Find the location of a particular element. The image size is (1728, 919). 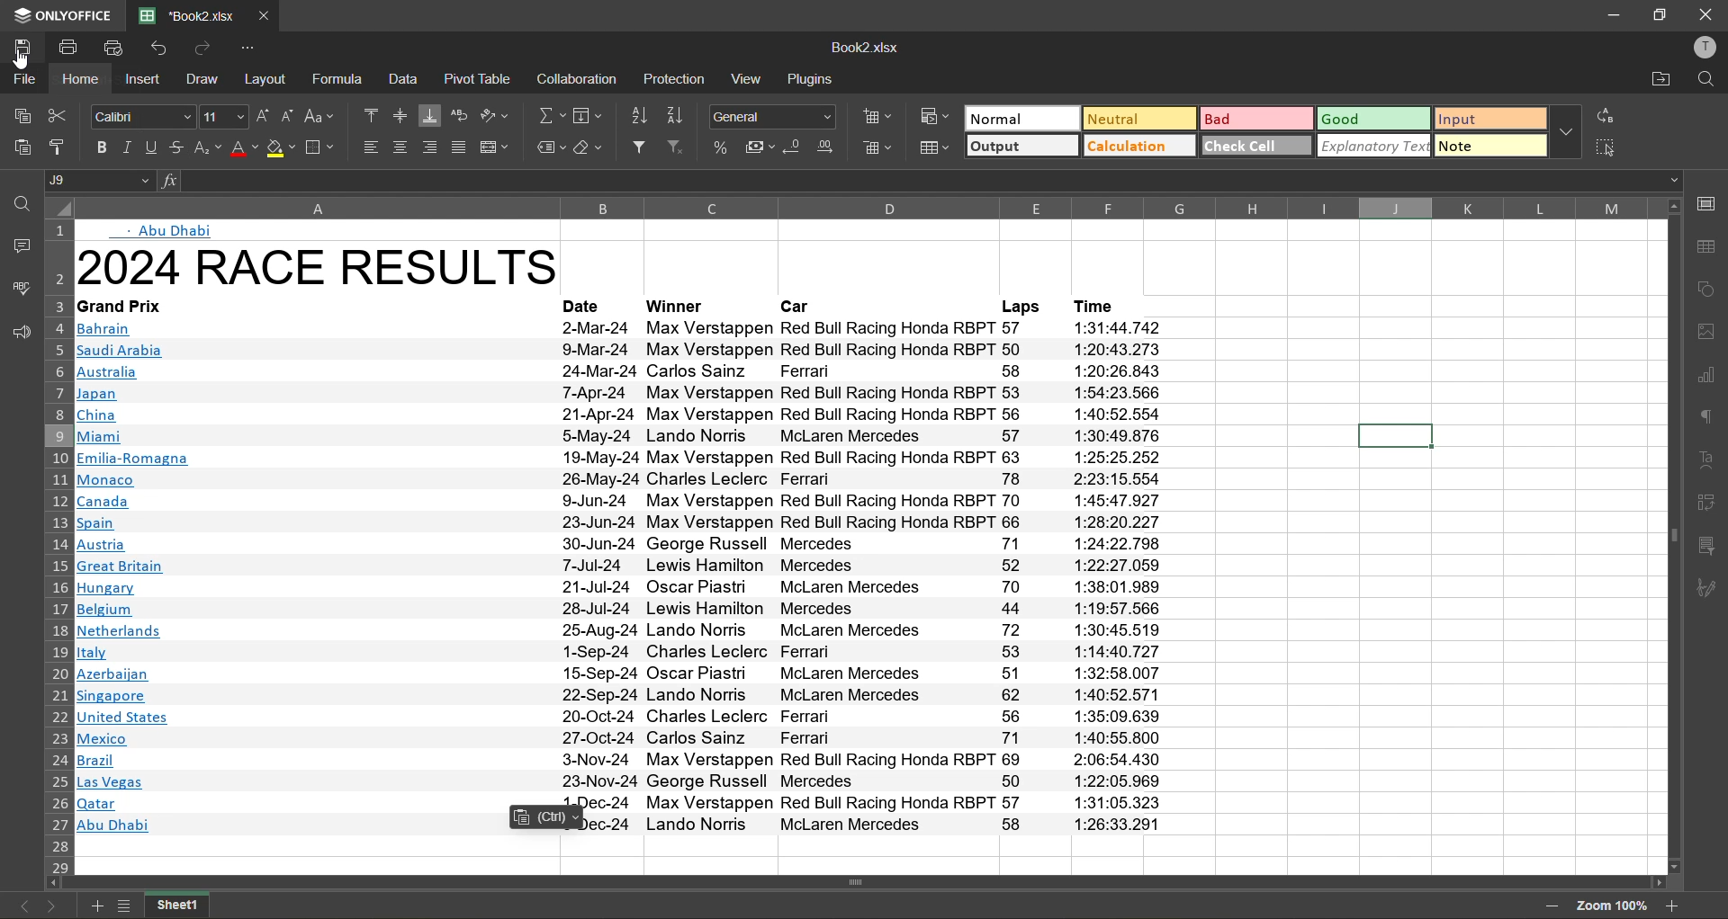

paragraph is located at coordinates (1705, 420).